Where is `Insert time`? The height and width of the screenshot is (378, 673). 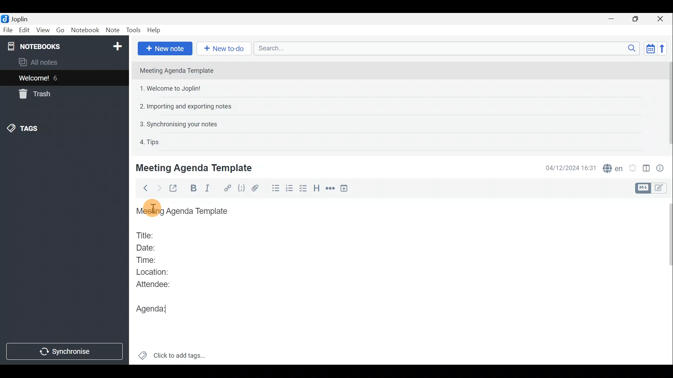
Insert time is located at coordinates (346, 189).